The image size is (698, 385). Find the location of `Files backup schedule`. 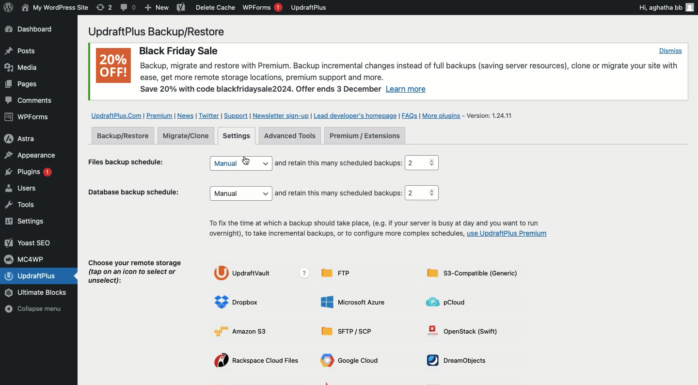

Files backup schedule is located at coordinates (130, 161).